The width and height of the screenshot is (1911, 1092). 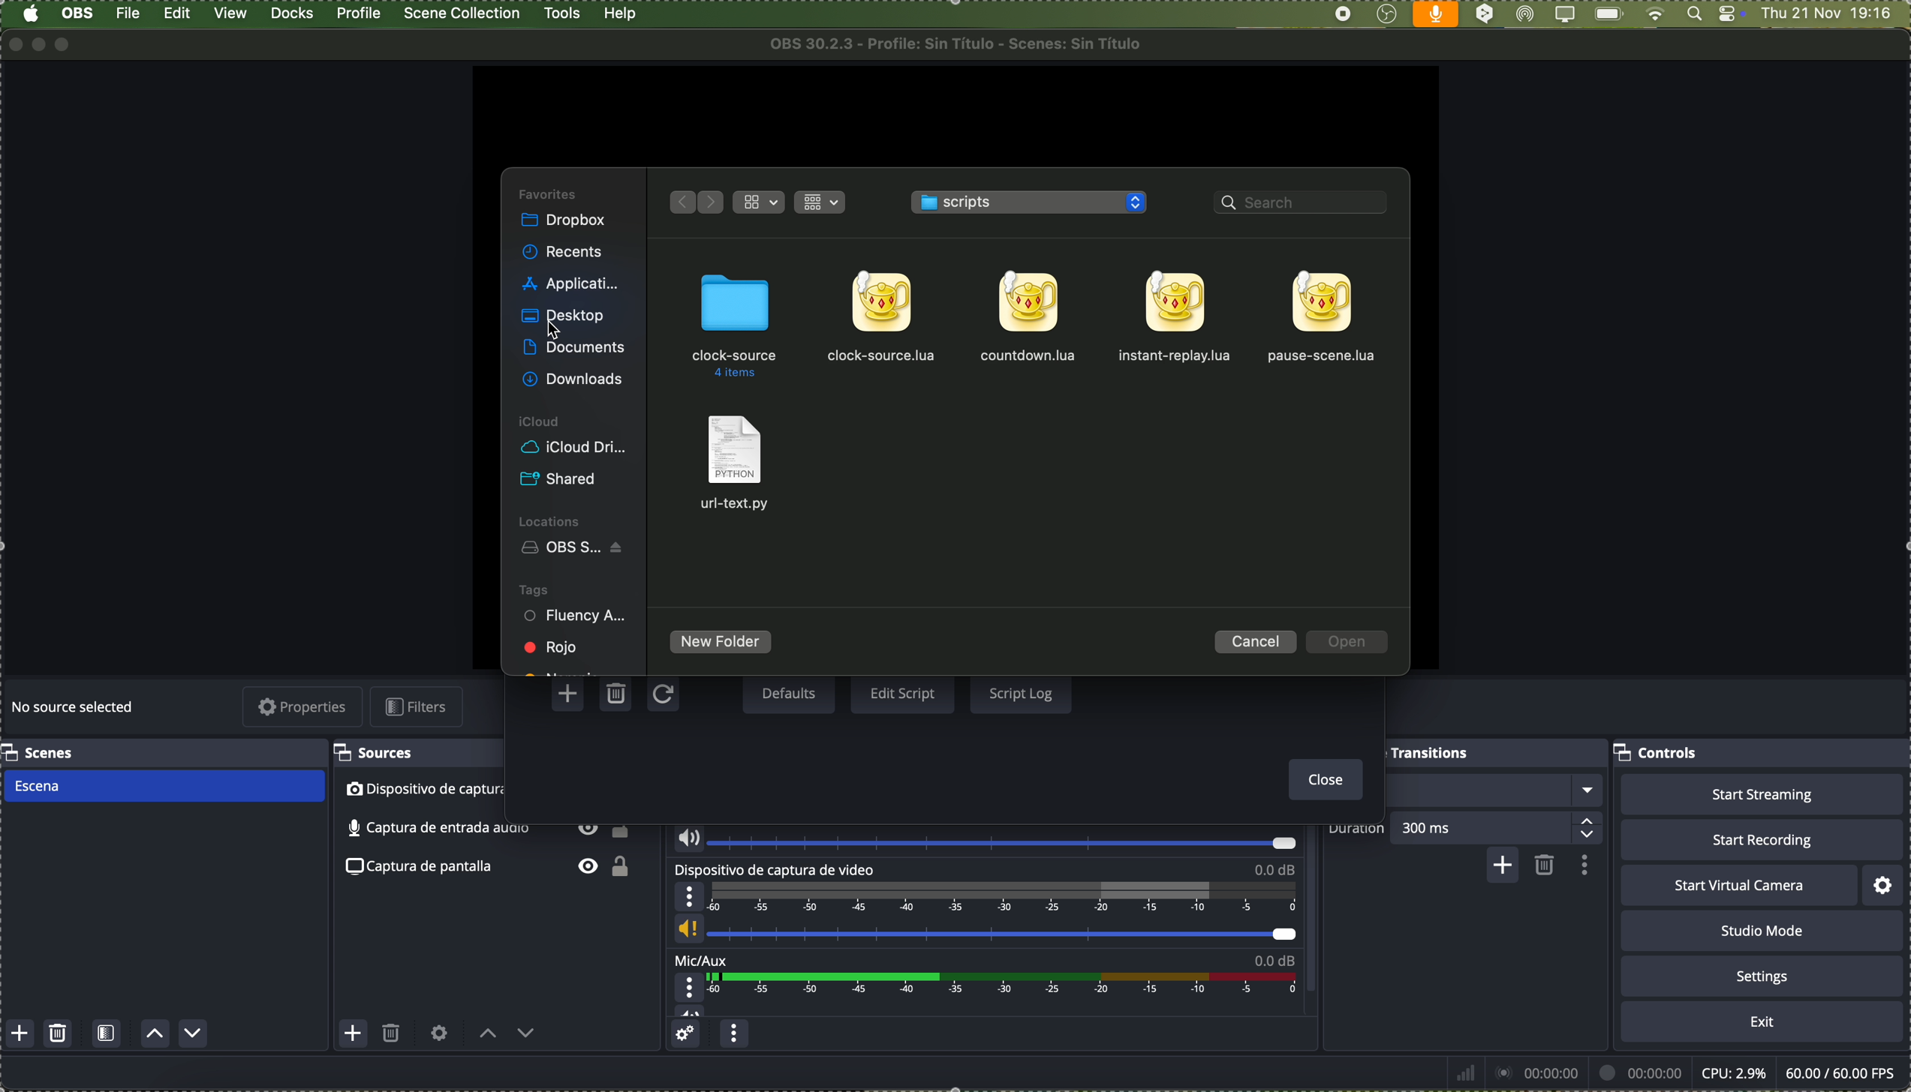 What do you see at coordinates (721, 643) in the screenshot?
I see `new folder button` at bounding box center [721, 643].